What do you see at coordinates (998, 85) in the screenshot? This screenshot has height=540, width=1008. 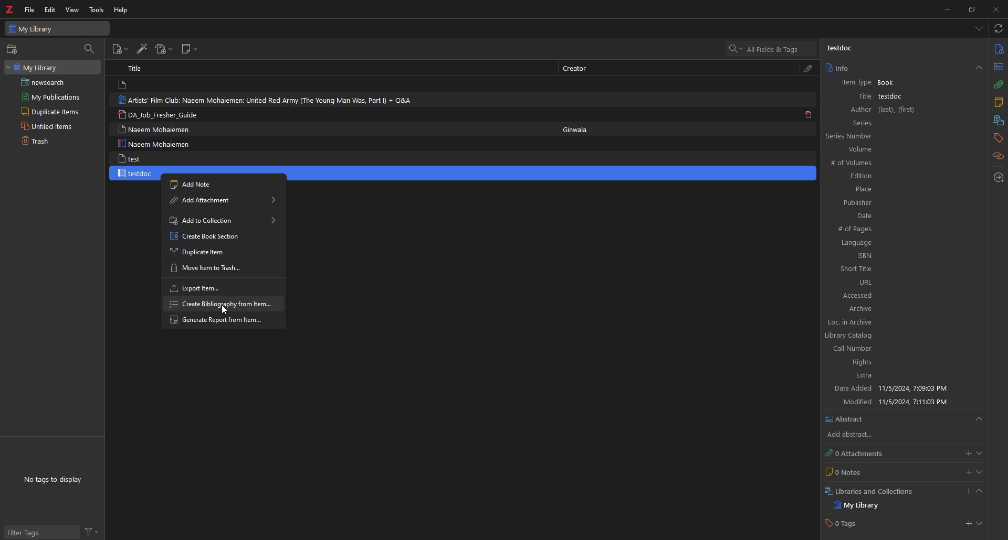 I see `attachment` at bounding box center [998, 85].